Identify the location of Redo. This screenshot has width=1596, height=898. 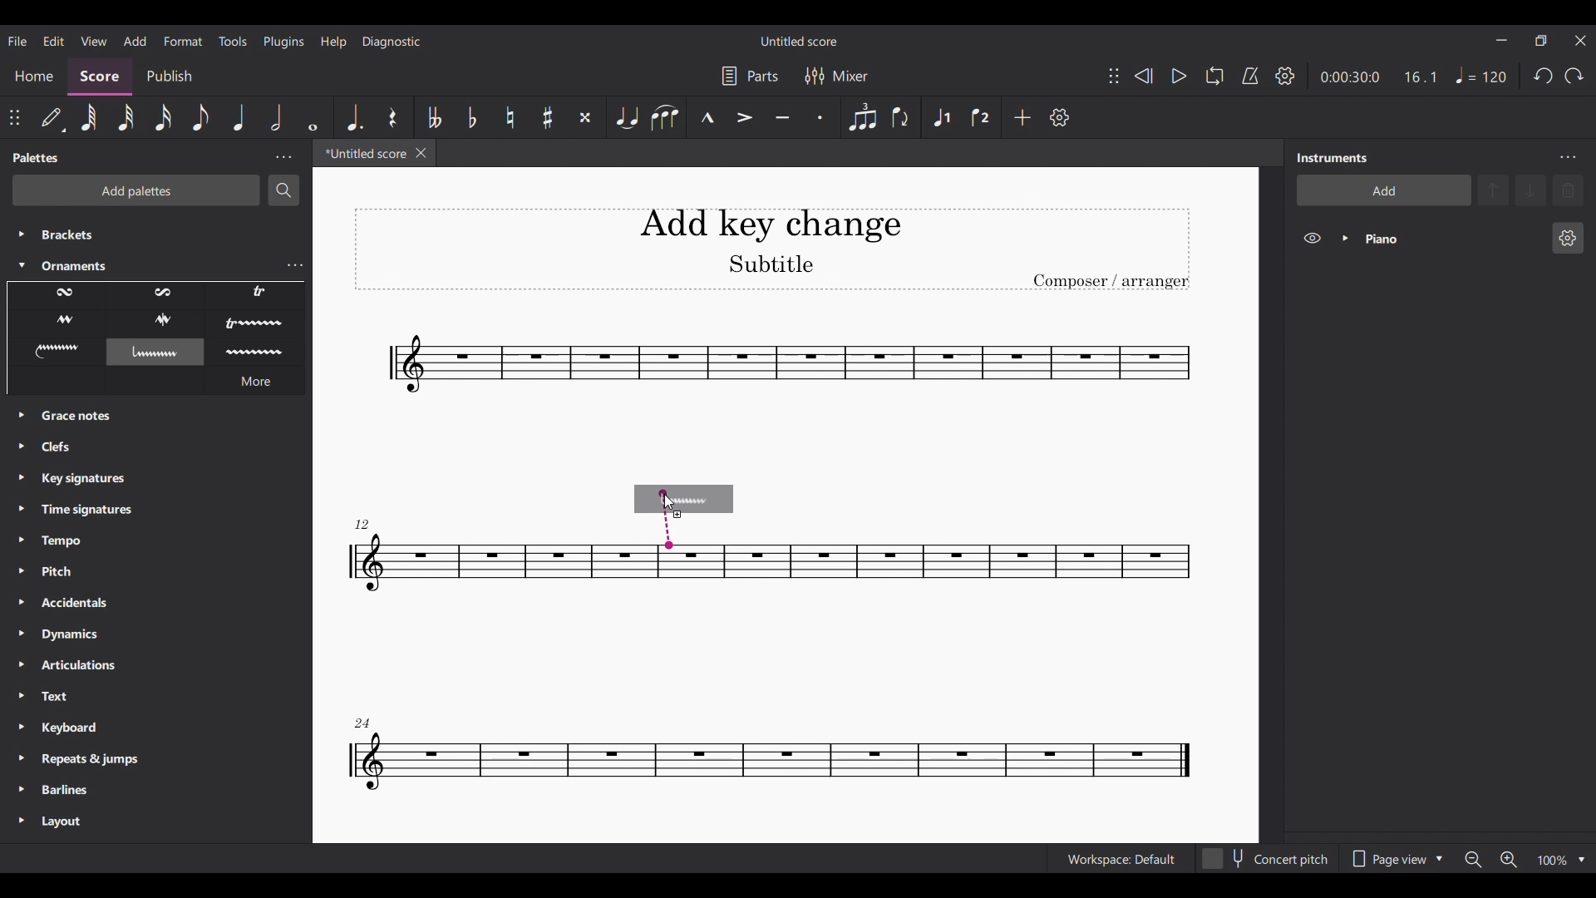
(1574, 76).